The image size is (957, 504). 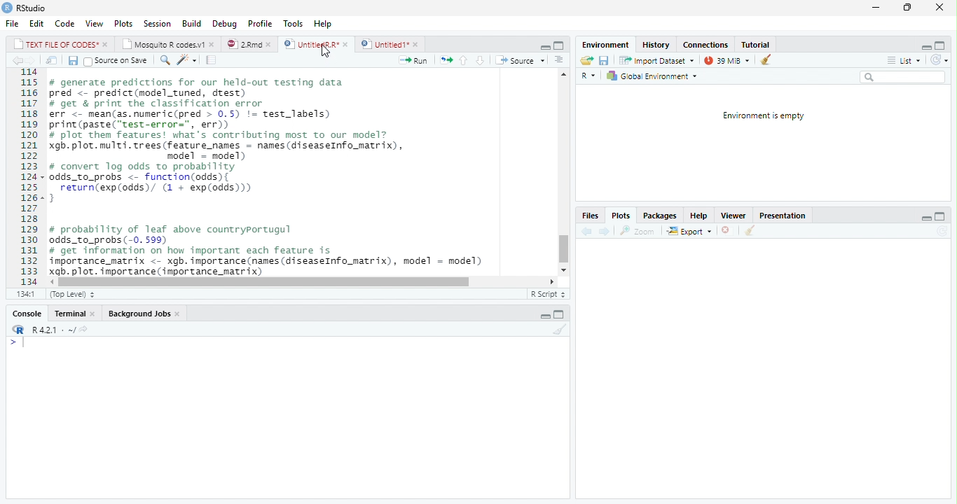 What do you see at coordinates (186, 59) in the screenshot?
I see `Coding Tools` at bounding box center [186, 59].